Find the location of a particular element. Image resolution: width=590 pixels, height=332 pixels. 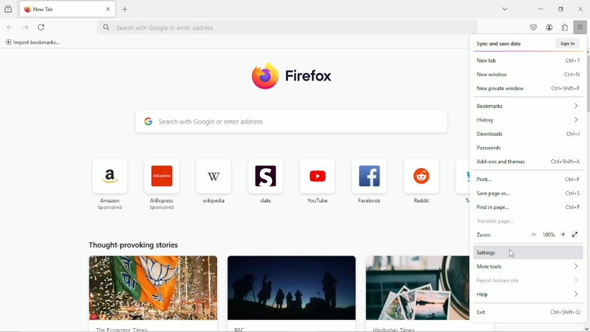

report broken site is located at coordinates (528, 281).